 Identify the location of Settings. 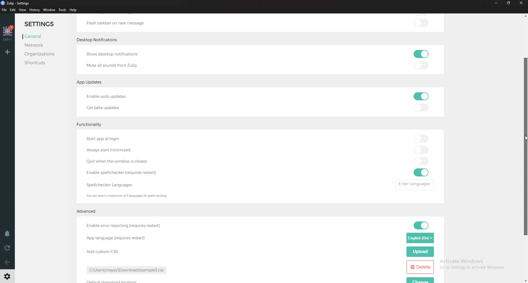
(8, 276).